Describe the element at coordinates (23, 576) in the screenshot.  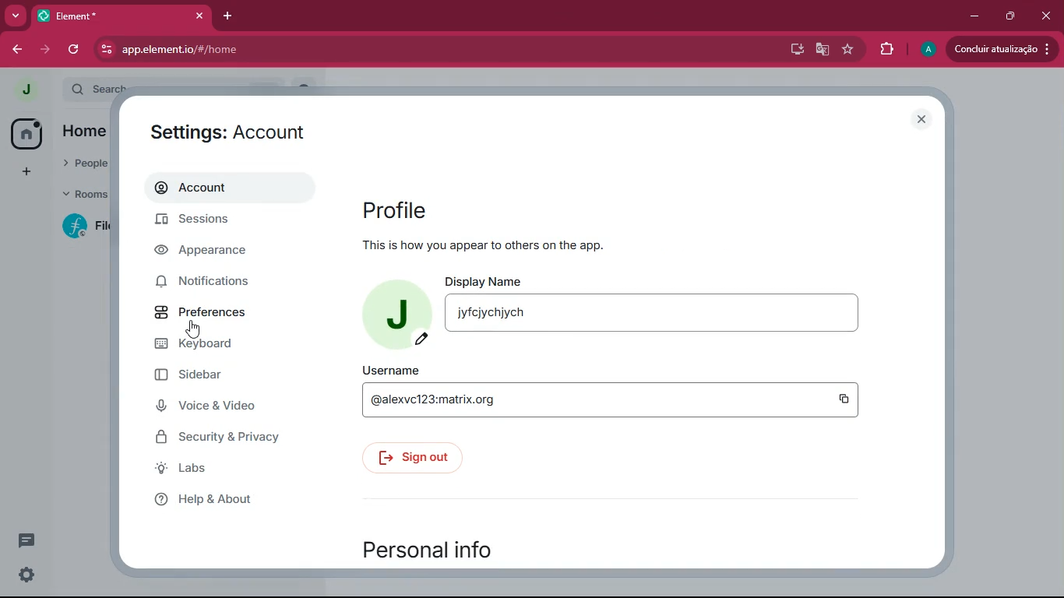
I see `settings` at that location.